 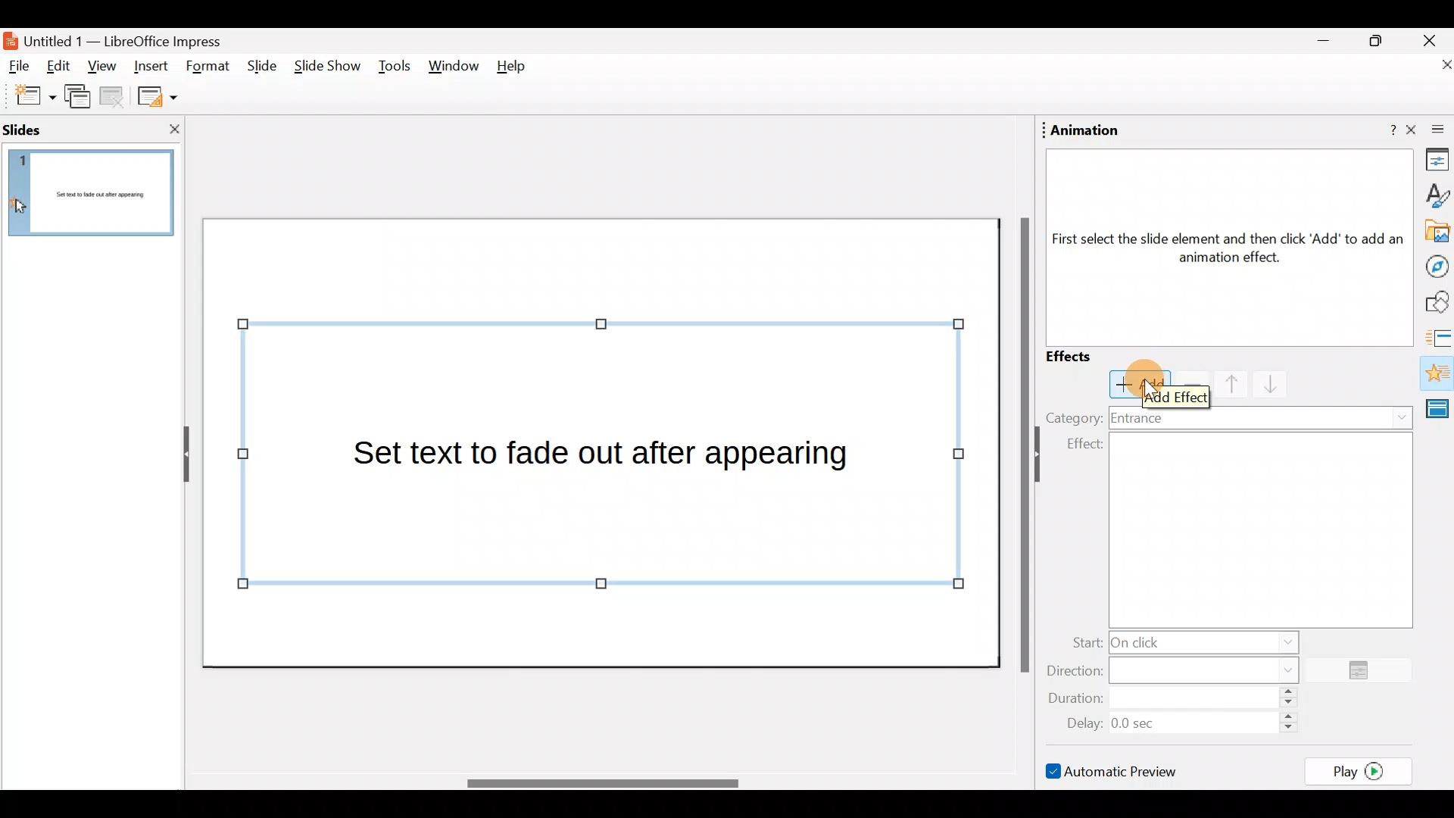 What do you see at coordinates (28, 96) in the screenshot?
I see `New slide` at bounding box center [28, 96].